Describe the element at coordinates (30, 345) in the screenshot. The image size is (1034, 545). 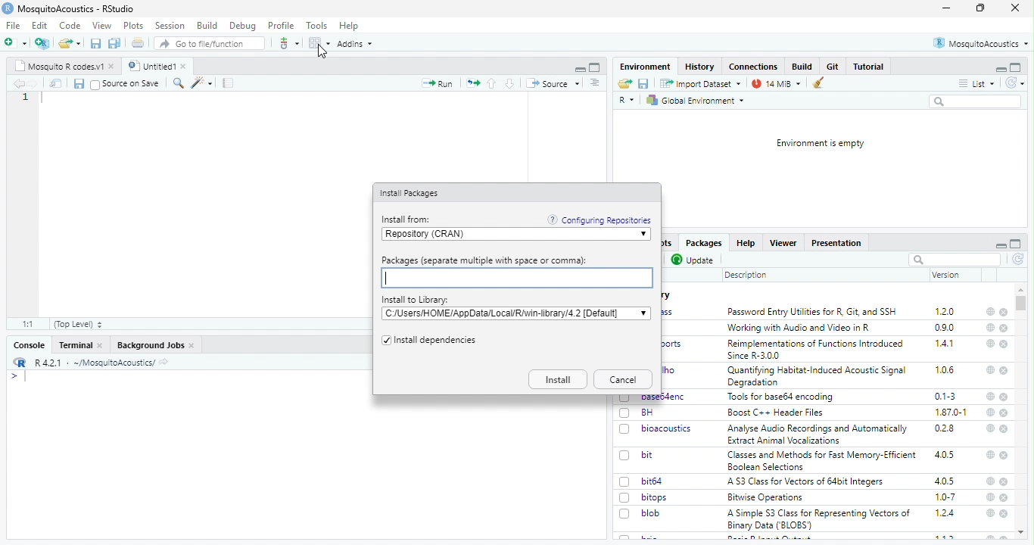
I see `Console` at that location.